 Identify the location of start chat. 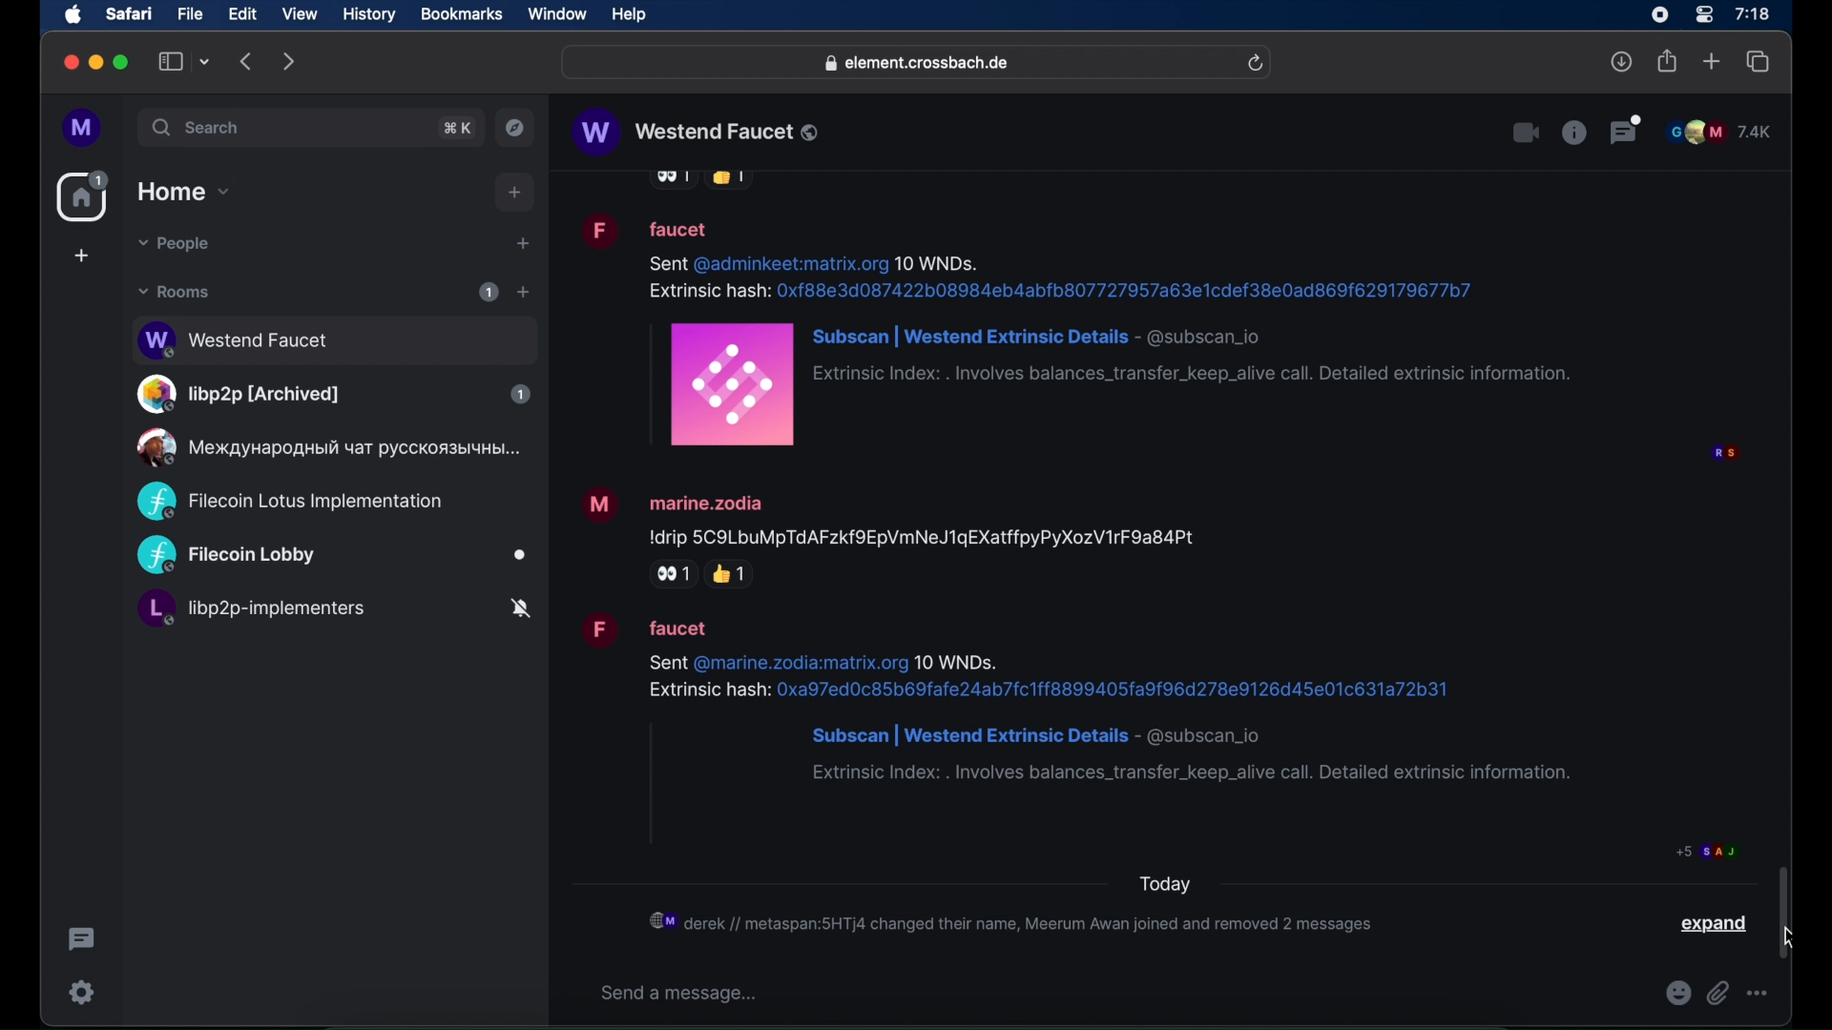
(522, 244).